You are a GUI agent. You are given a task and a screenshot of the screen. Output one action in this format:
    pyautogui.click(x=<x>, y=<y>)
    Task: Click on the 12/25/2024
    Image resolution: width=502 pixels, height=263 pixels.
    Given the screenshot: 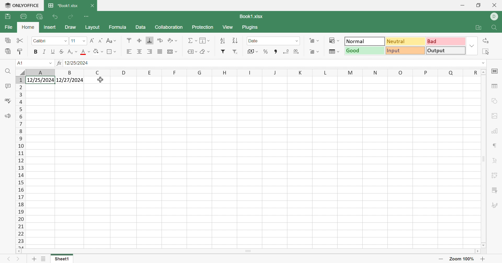 What is the action you would take?
    pyautogui.click(x=79, y=63)
    